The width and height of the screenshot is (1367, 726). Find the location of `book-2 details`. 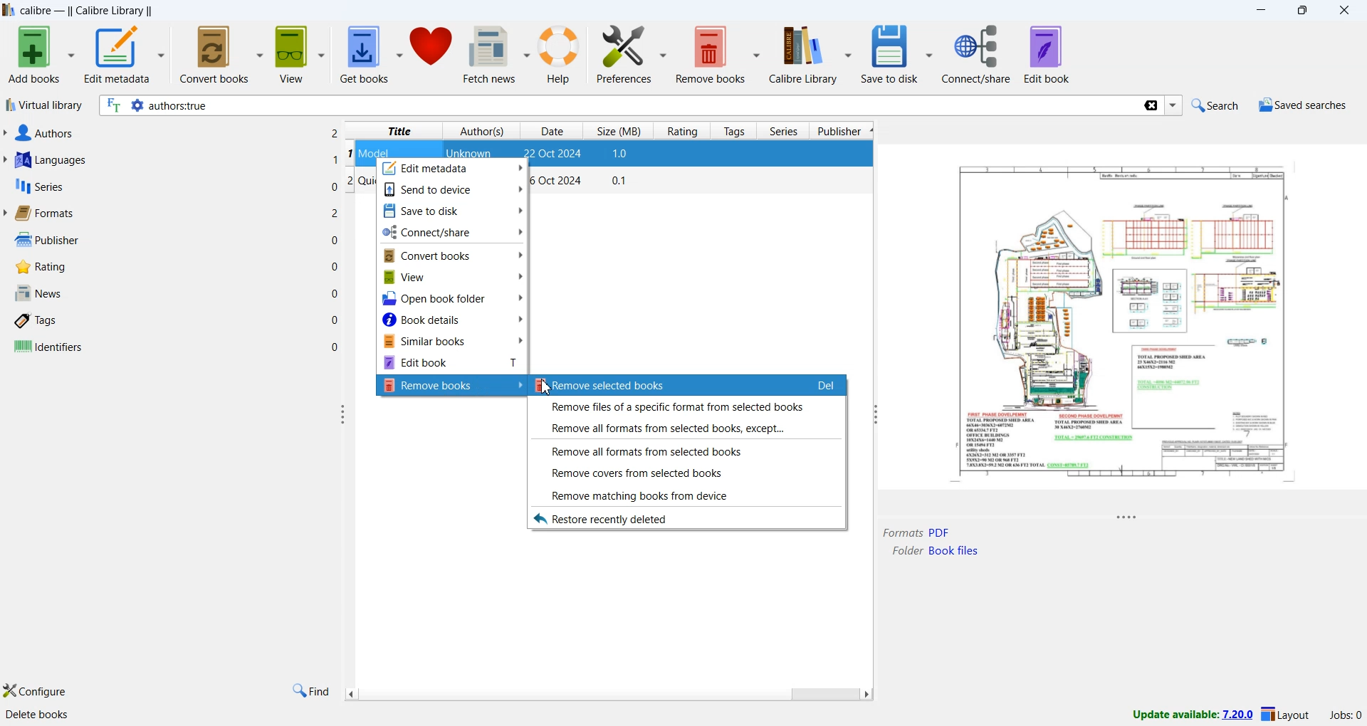

book-2 details is located at coordinates (584, 183).